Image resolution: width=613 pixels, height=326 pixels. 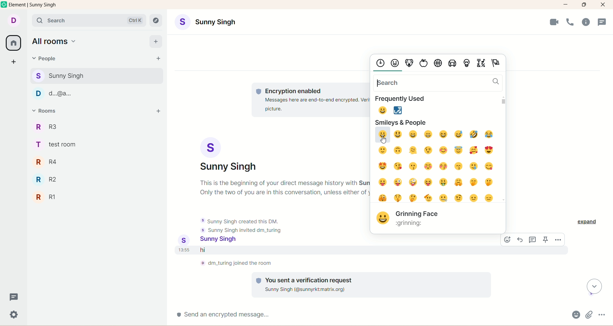 What do you see at coordinates (570, 22) in the screenshot?
I see `voice call` at bounding box center [570, 22].